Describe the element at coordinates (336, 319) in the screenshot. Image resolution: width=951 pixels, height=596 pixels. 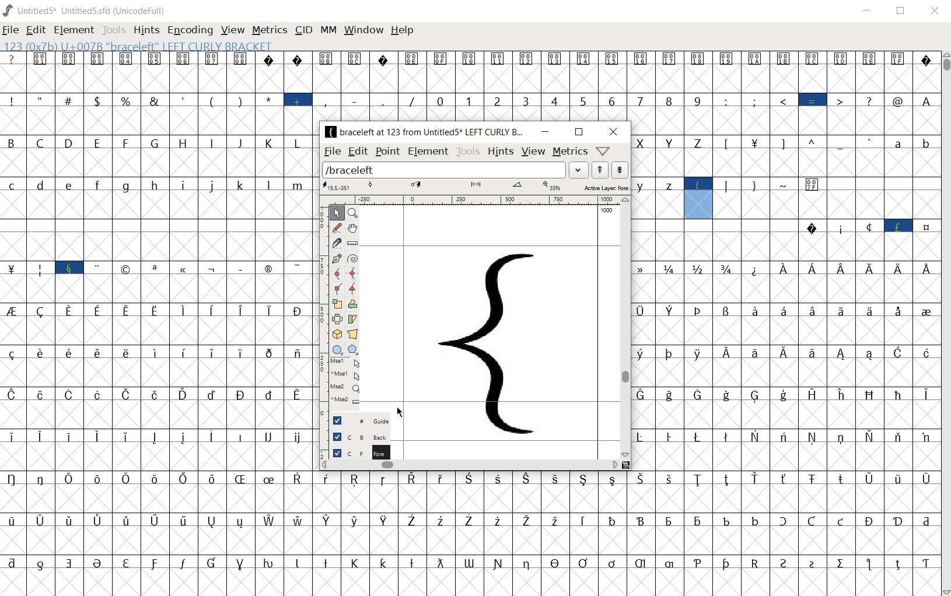
I see `flip the selection` at that location.